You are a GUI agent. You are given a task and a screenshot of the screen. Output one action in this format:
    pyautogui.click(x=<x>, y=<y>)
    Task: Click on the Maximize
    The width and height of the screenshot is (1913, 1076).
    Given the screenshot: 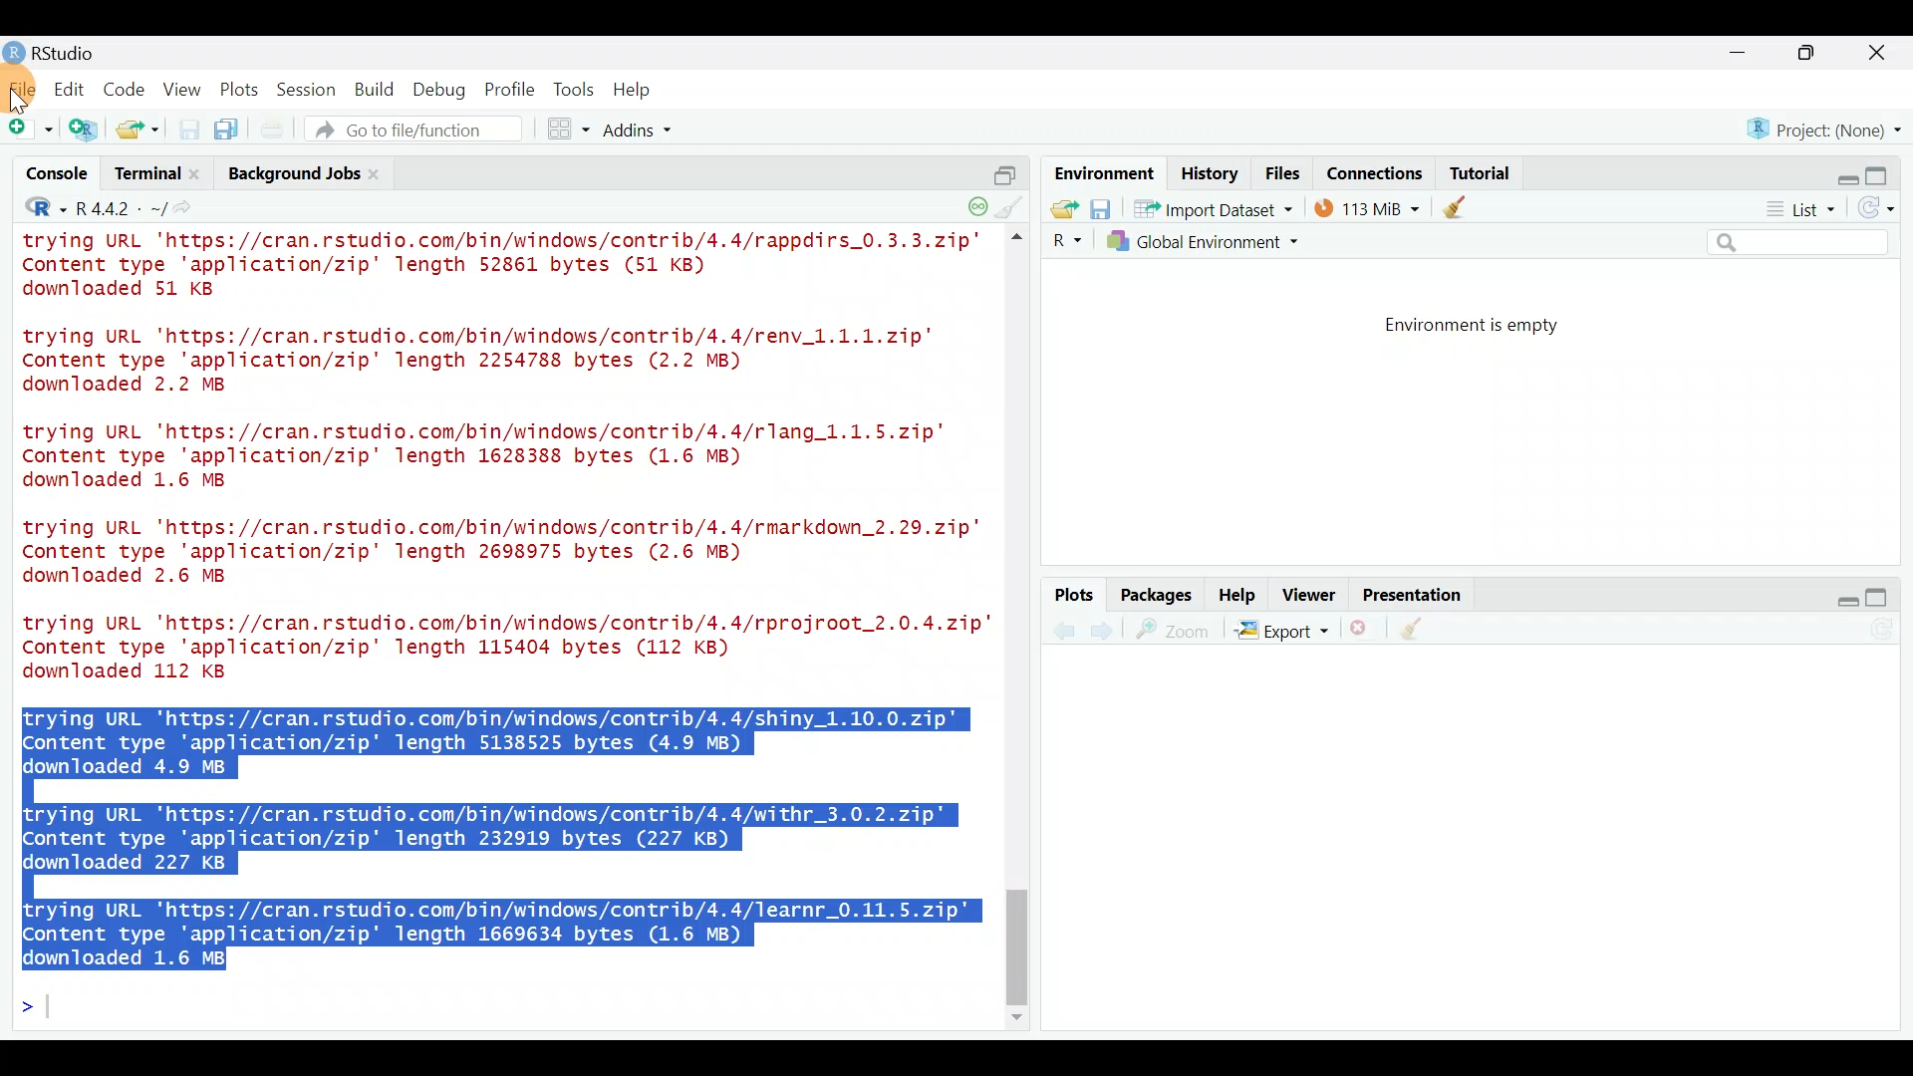 What is the action you would take?
    pyautogui.click(x=1887, y=170)
    